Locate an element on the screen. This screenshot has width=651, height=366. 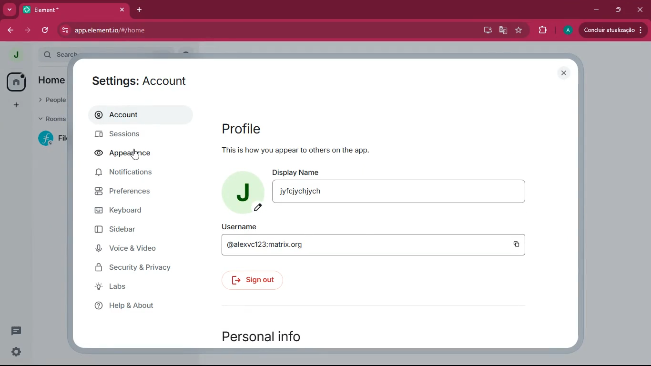
home is located at coordinates (16, 81).